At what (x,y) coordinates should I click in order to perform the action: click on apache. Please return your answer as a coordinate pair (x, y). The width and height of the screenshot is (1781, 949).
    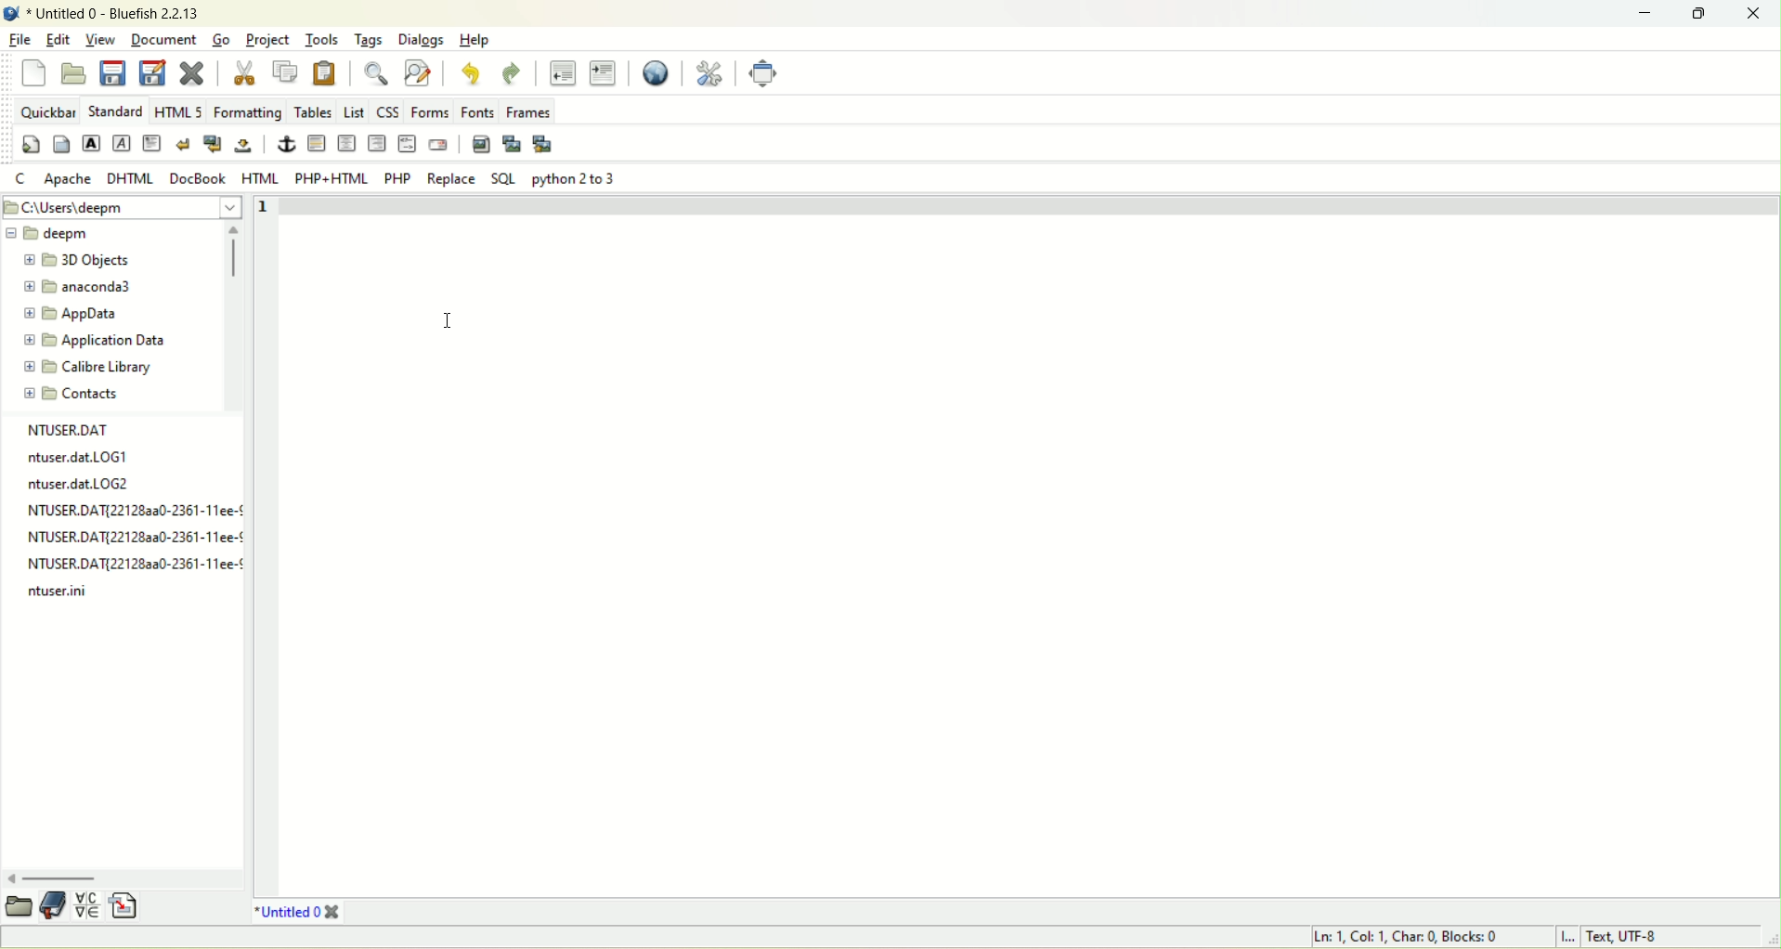
    Looking at the image, I should click on (70, 179).